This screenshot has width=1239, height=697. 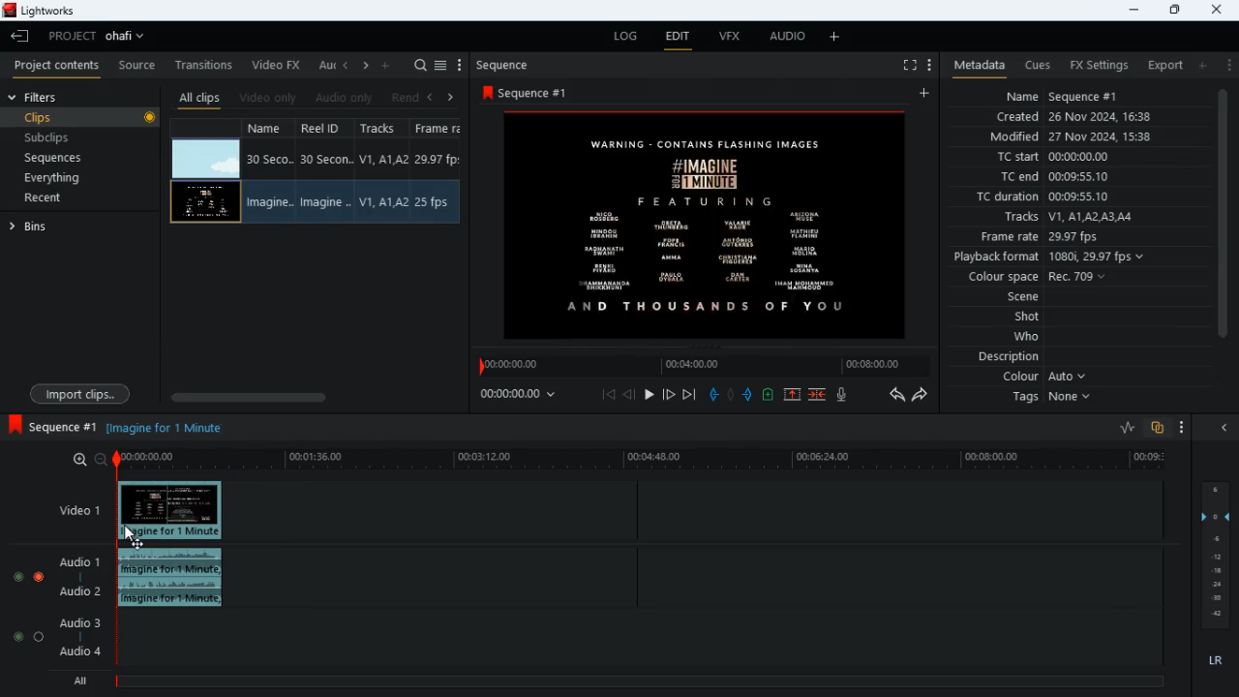 What do you see at coordinates (619, 39) in the screenshot?
I see `log` at bounding box center [619, 39].